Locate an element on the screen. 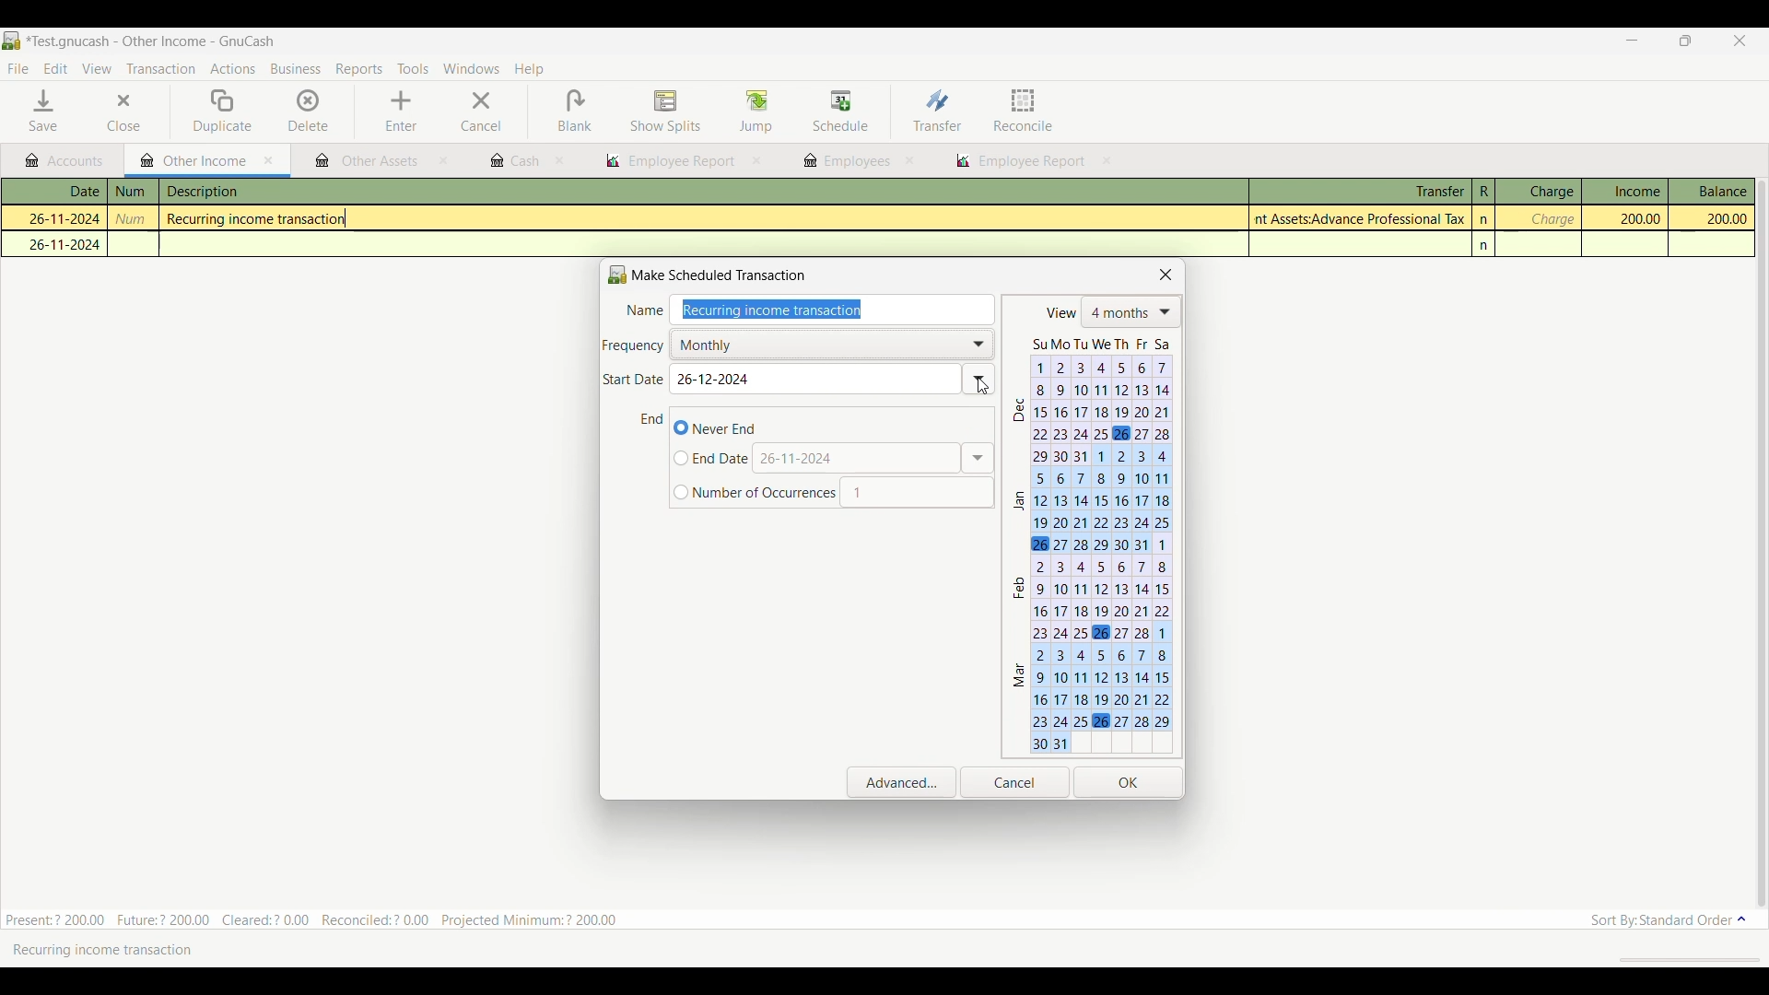 The height and width of the screenshot is (995, 1769). Project and software name  is located at coordinates (151, 42).